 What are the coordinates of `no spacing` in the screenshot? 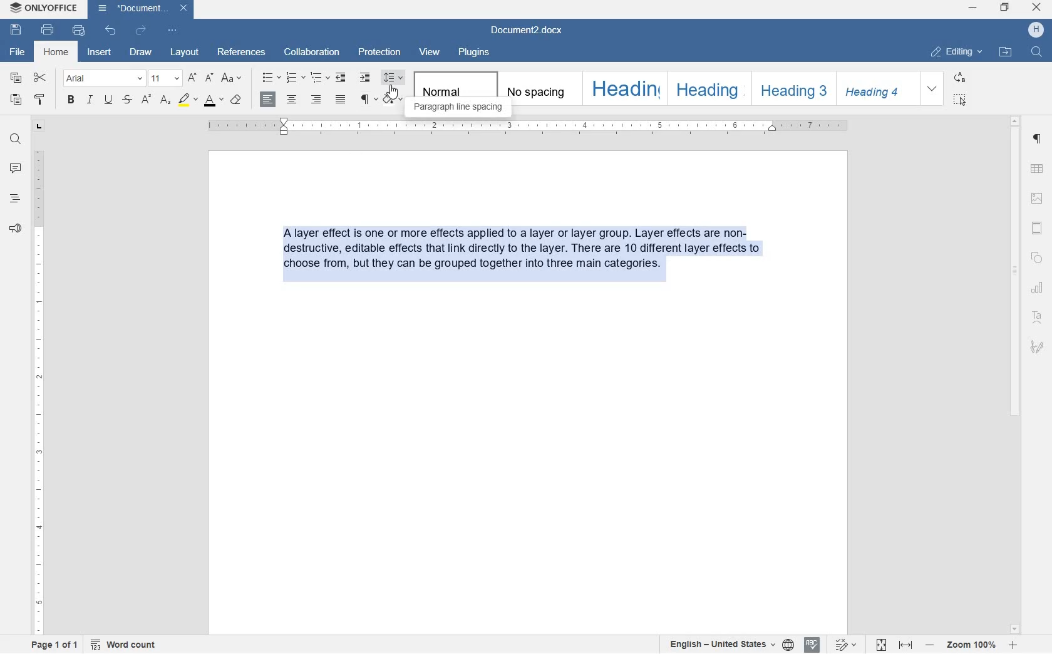 It's located at (538, 85).